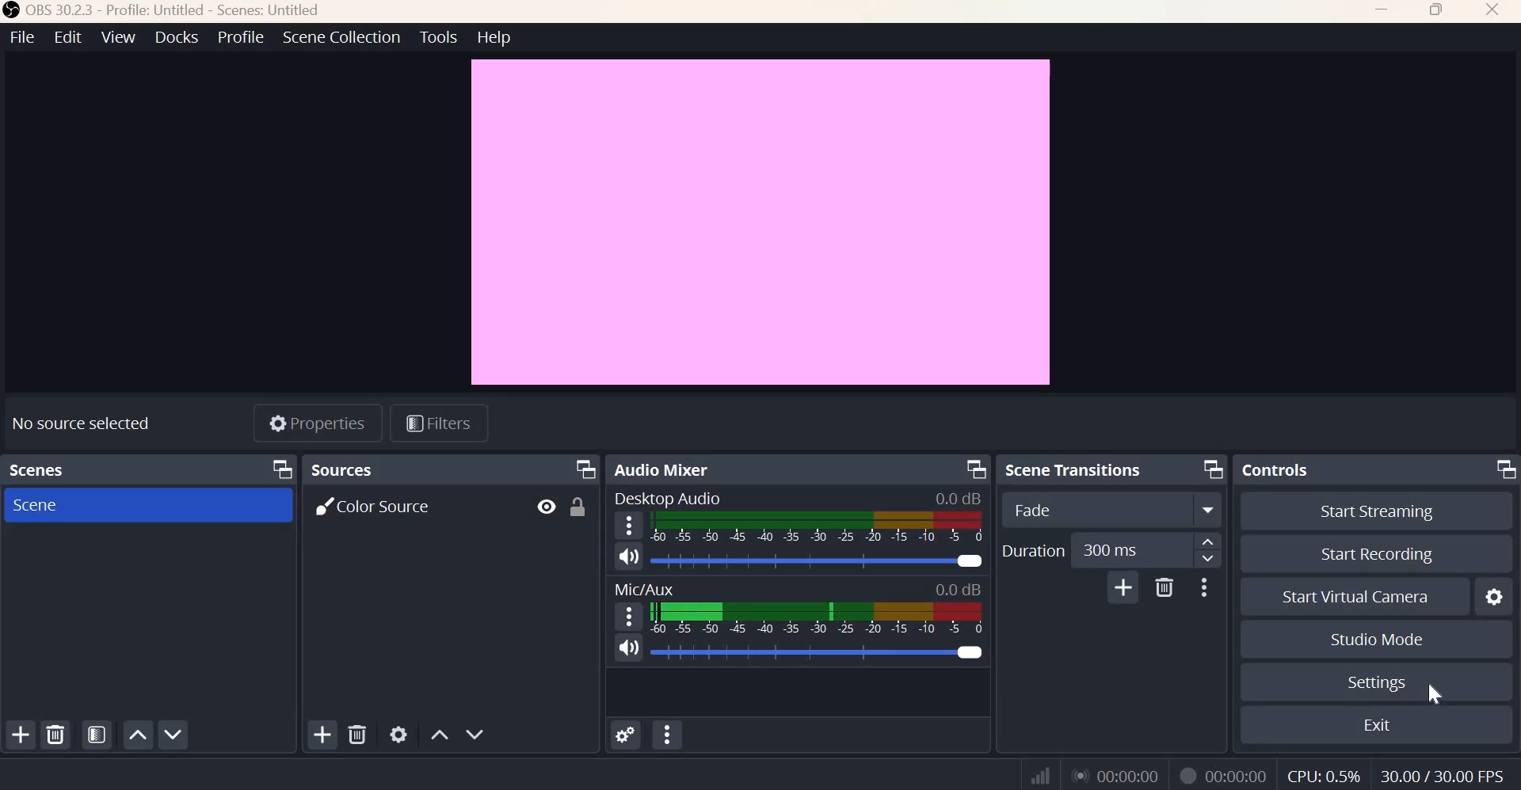 The image size is (1521, 790). I want to click on Dock Options icon, so click(1502, 471).